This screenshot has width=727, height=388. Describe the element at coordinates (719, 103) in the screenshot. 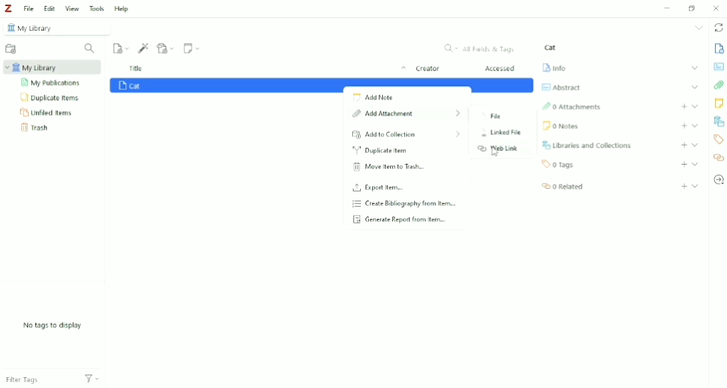

I see `Notes` at that location.